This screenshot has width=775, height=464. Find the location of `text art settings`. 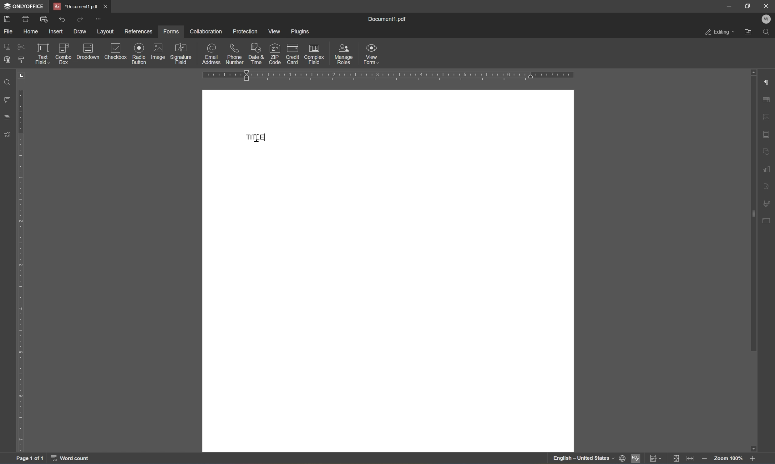

text art settings is located at coordinates (768, 185).